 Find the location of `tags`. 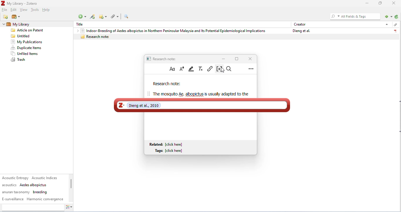

tags is located at coordinates (170, 151).